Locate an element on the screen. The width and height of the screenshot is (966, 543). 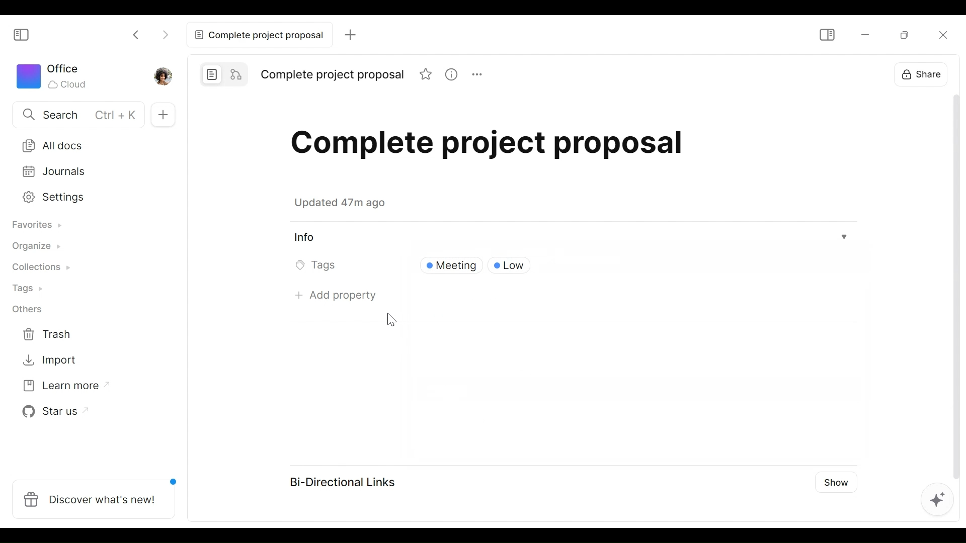
Page mode is located at coordinates (210, 73).